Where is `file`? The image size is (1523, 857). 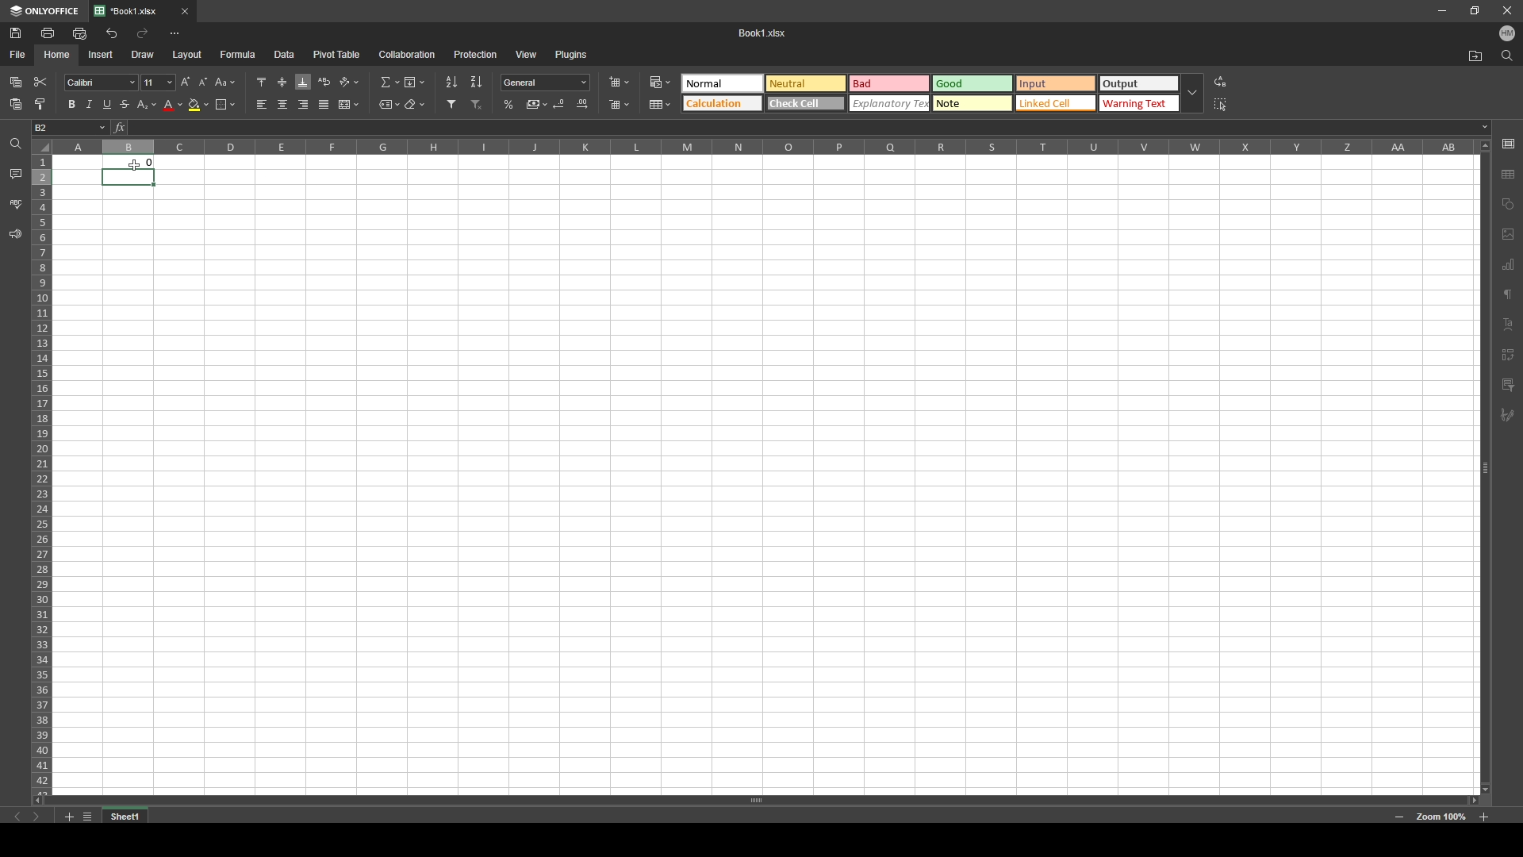
file is located at coordinates (19, 56).